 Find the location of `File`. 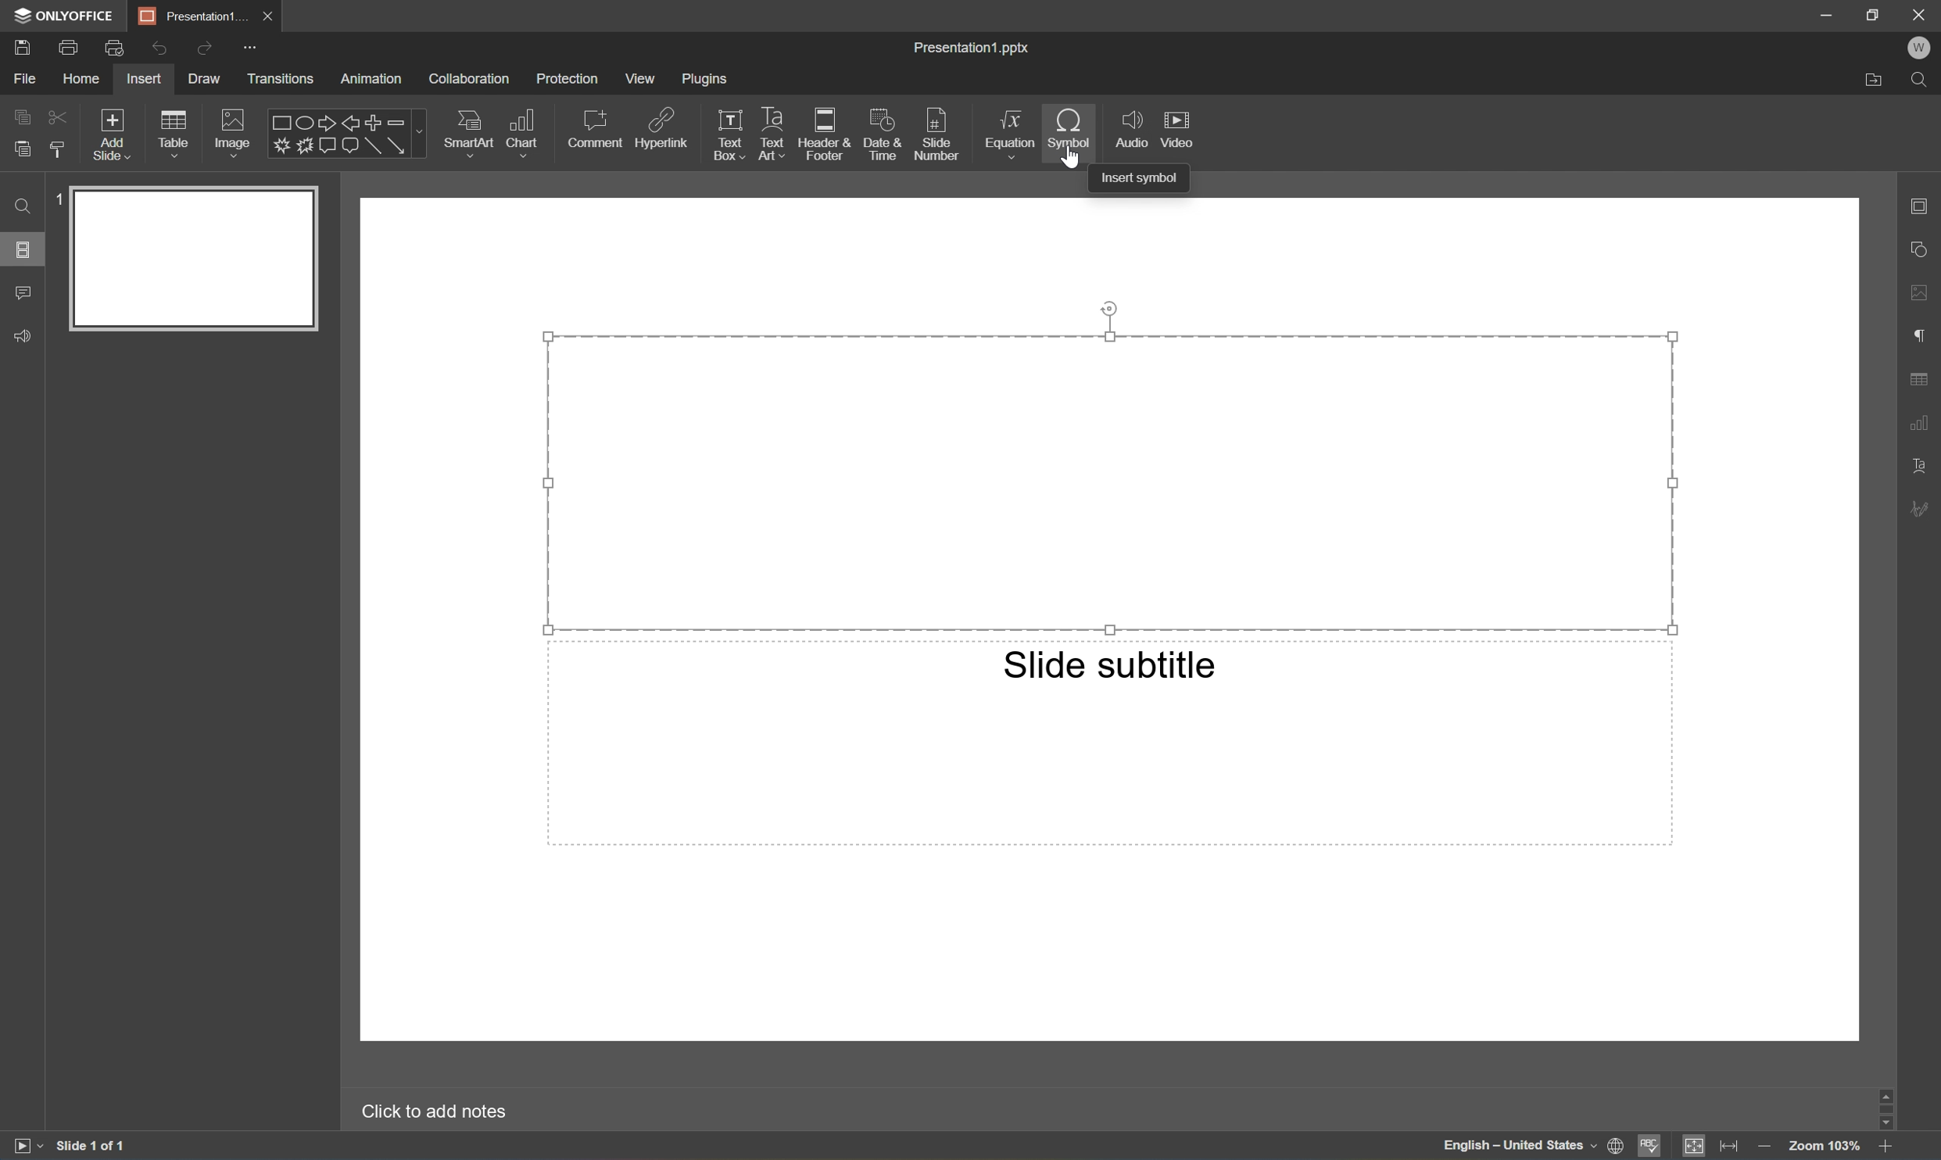

File is located at coordinates (21, 79).